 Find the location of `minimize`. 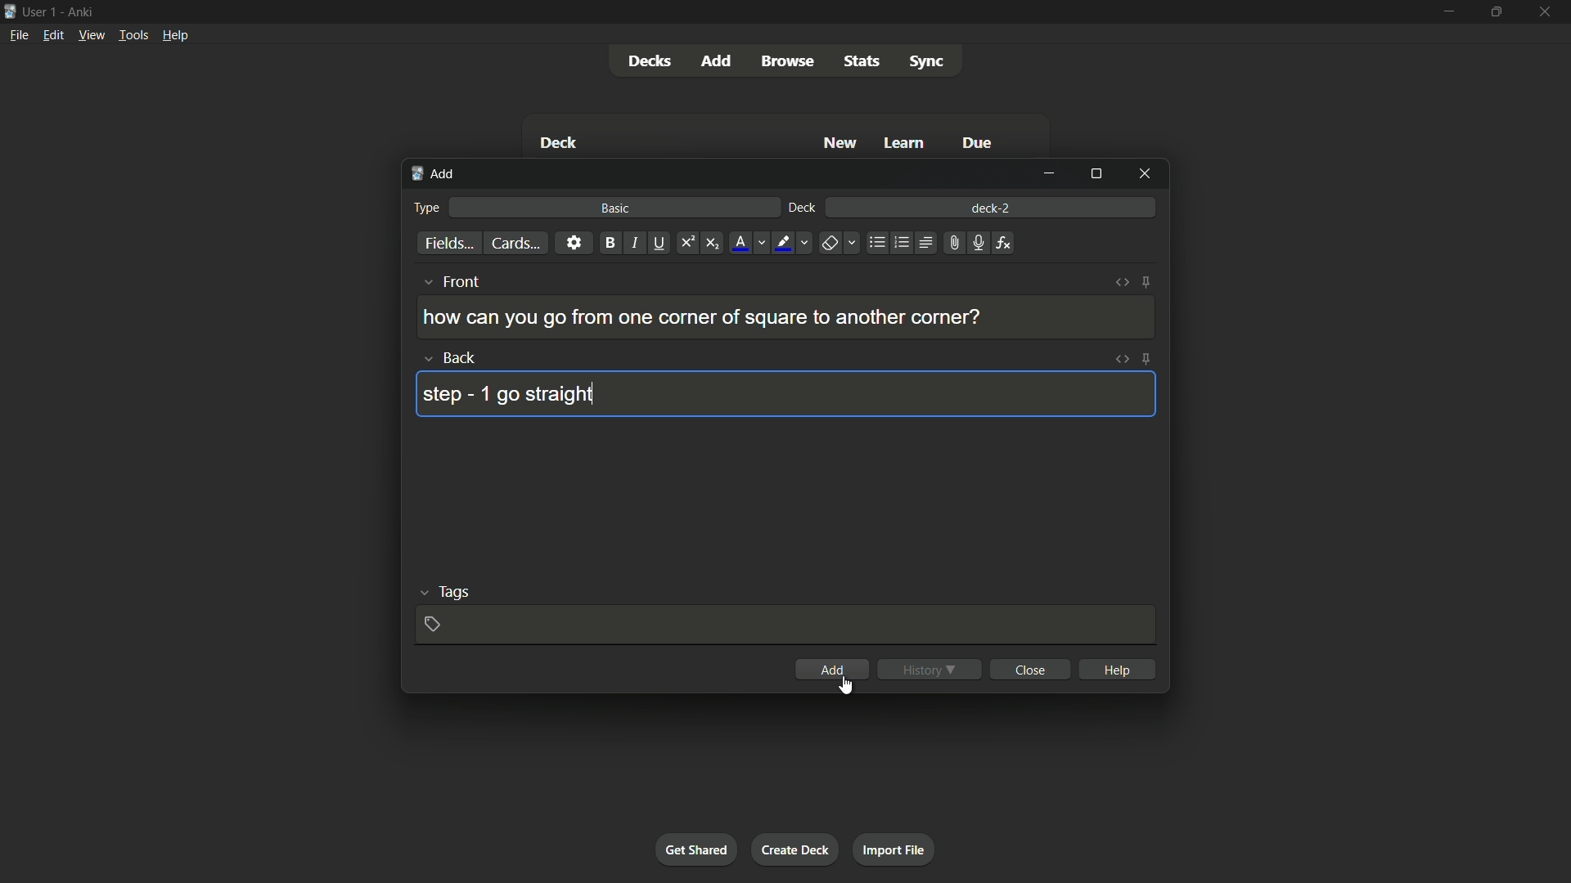

minimize is located at coordinates (1451, 11).